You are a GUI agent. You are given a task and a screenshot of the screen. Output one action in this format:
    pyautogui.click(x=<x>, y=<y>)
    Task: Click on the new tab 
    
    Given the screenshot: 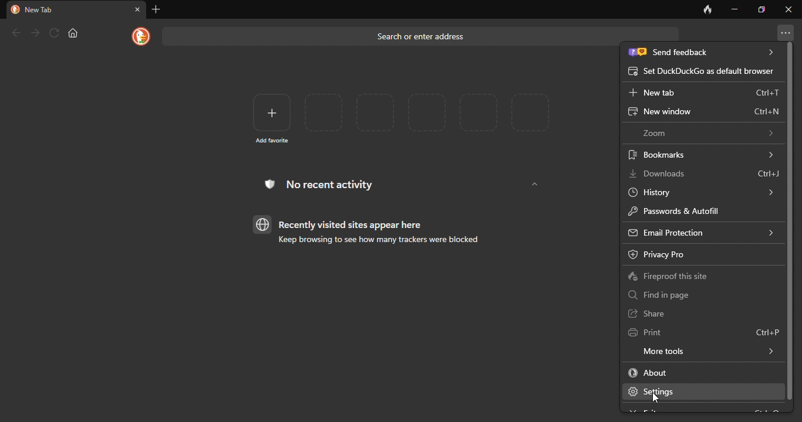 What is the action you would take?
    pyautogui.click(x=43, y=10)
    